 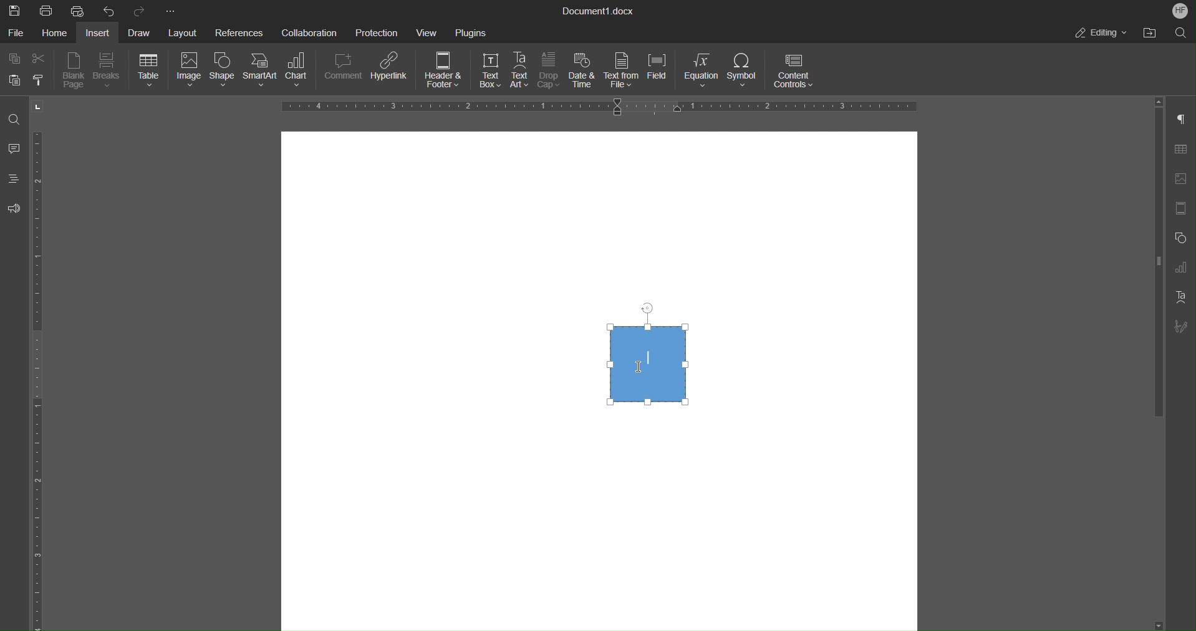 I want to click on Comments, so click(x=15, y=150).